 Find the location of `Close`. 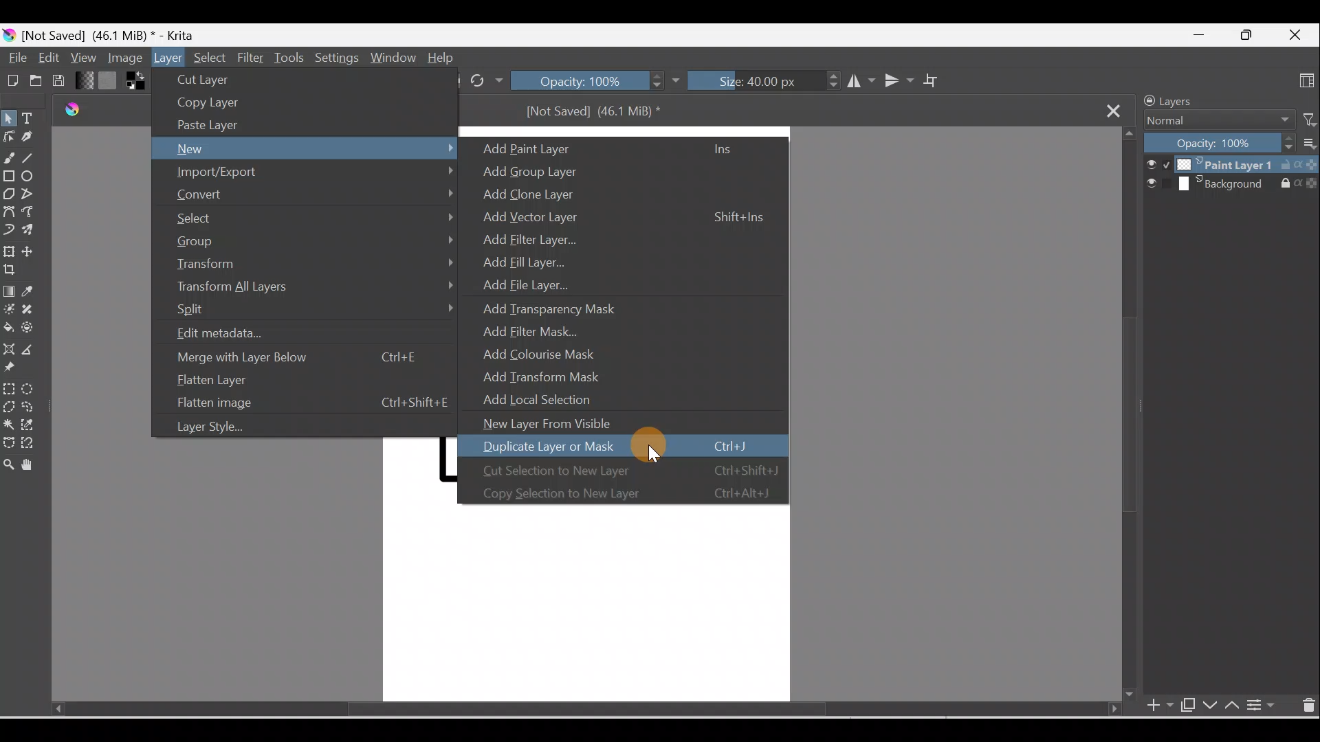

Close is located at coordinates (1297, 32).